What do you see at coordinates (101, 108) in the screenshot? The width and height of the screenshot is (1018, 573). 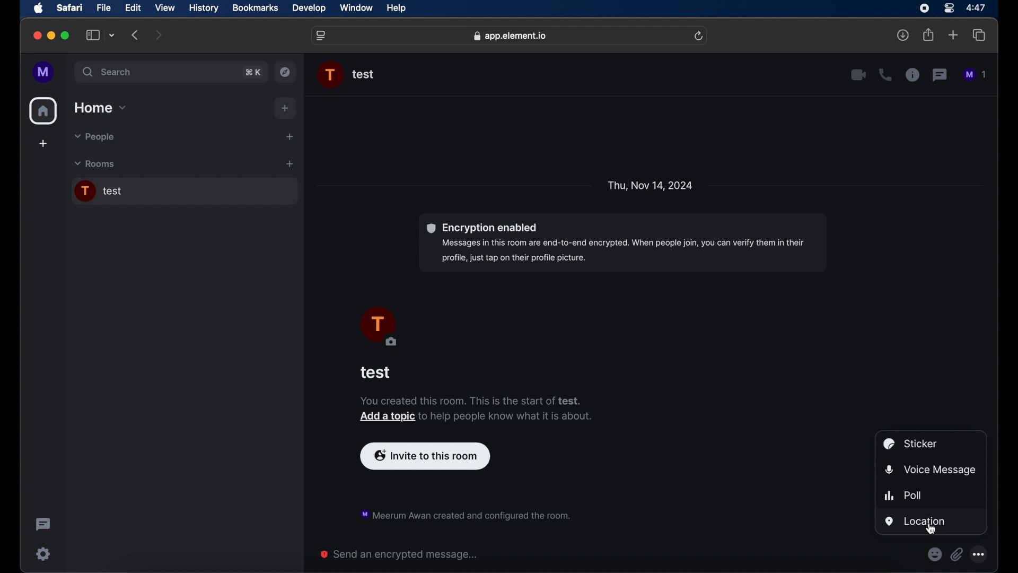 I see `home dropdown` at bounding box center [101, 108].